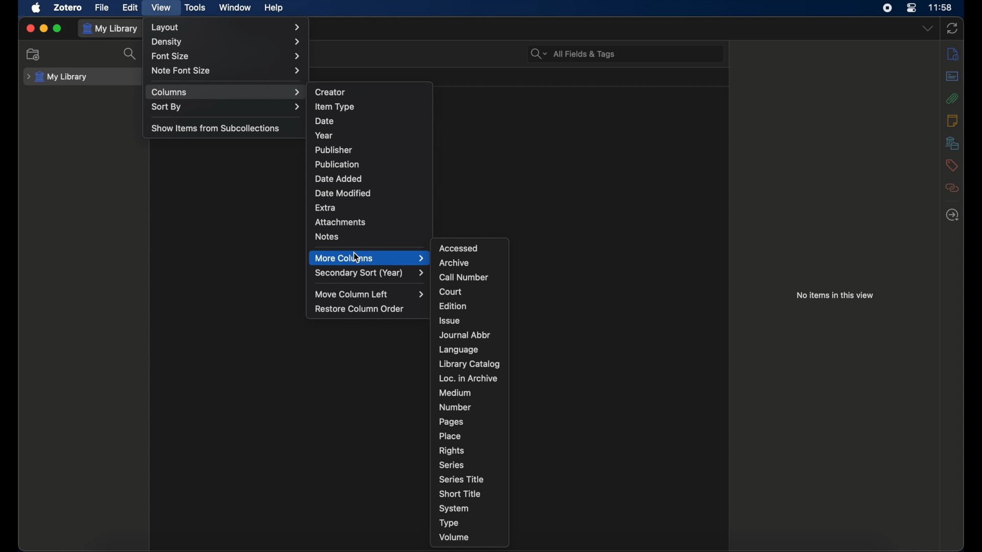 The image size is (982, 552). What do you see at coordinates (453, 263) in the screenshot?
I see `archive` at bounding box center [453, 263].